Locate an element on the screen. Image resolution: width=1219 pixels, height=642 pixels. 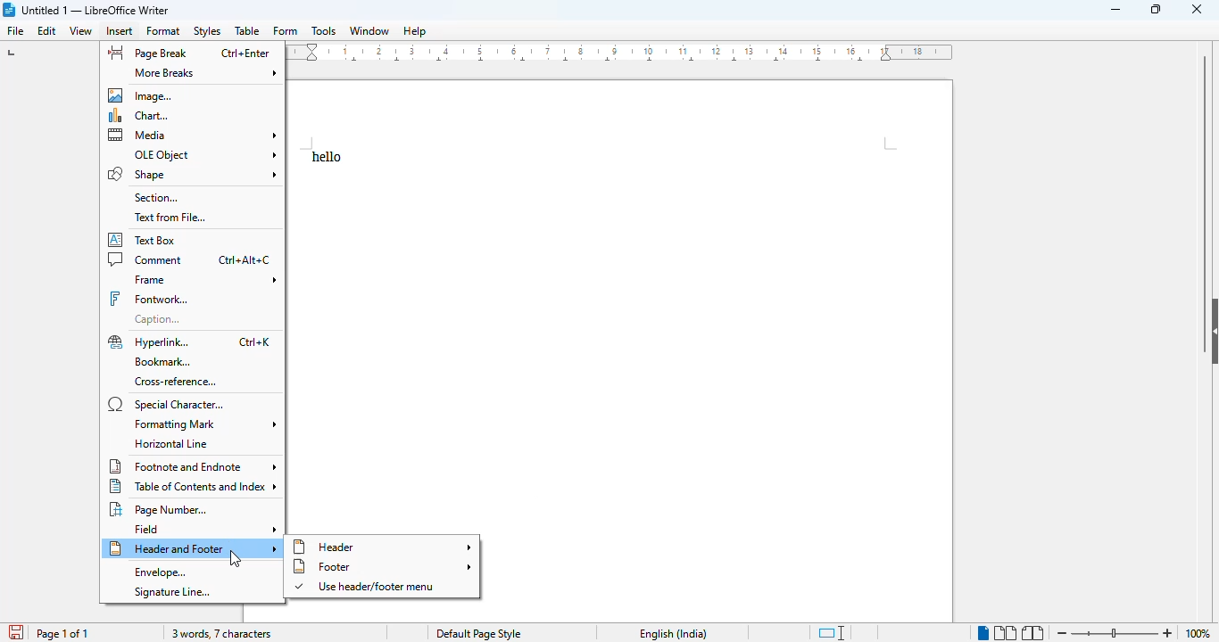
media is located at coordinates (194, 135).